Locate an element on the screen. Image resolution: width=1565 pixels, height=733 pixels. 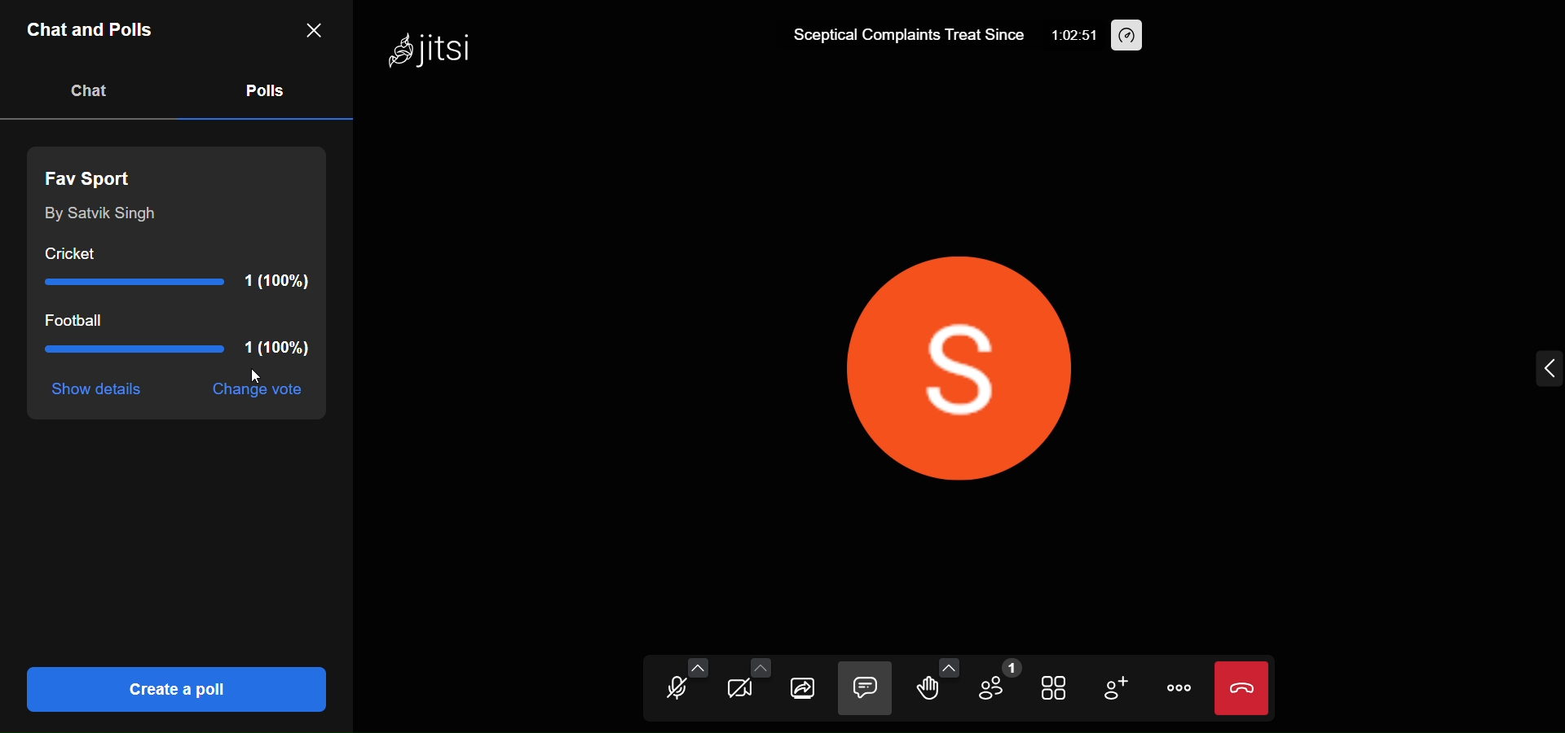
more camera option is located at coordinates (760, 669).